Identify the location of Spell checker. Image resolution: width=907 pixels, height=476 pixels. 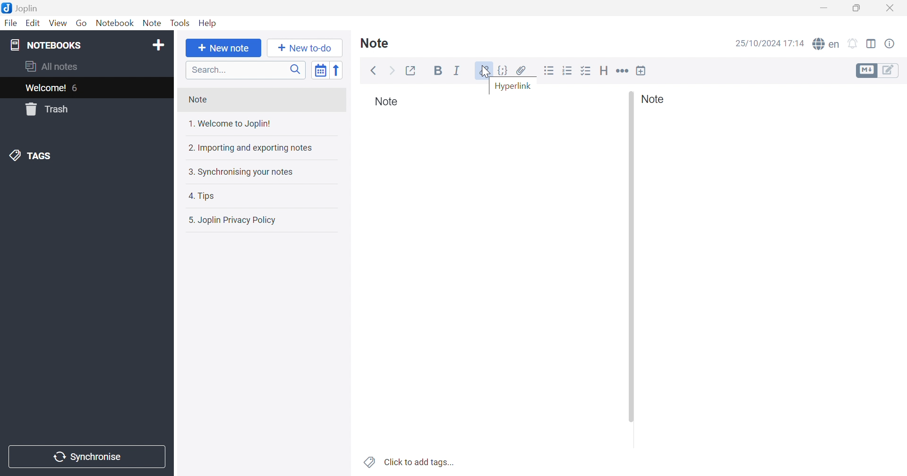
(826, 44).